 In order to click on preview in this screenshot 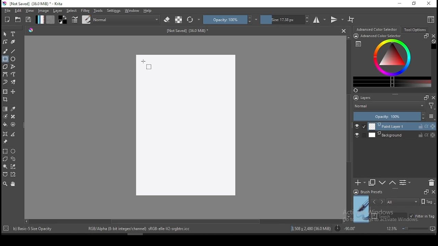, I will do `click(361, 209)`.